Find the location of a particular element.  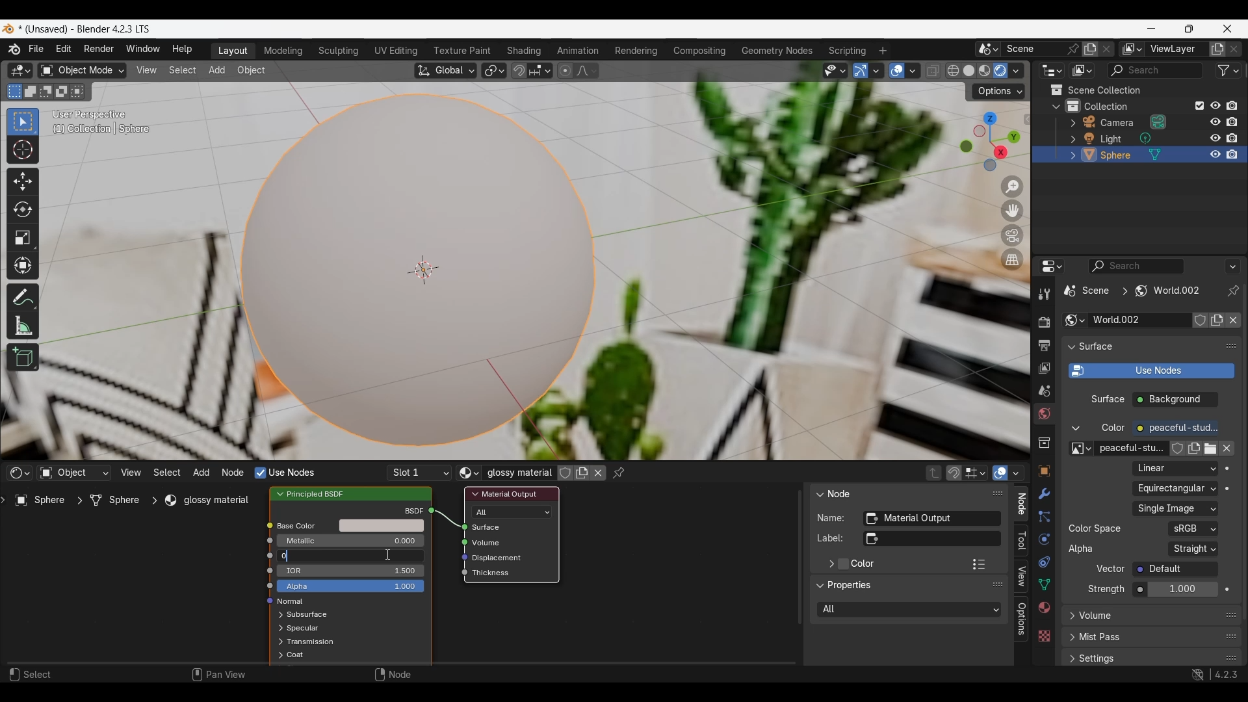

Unlink data block is located at coordinates (1227, 448).